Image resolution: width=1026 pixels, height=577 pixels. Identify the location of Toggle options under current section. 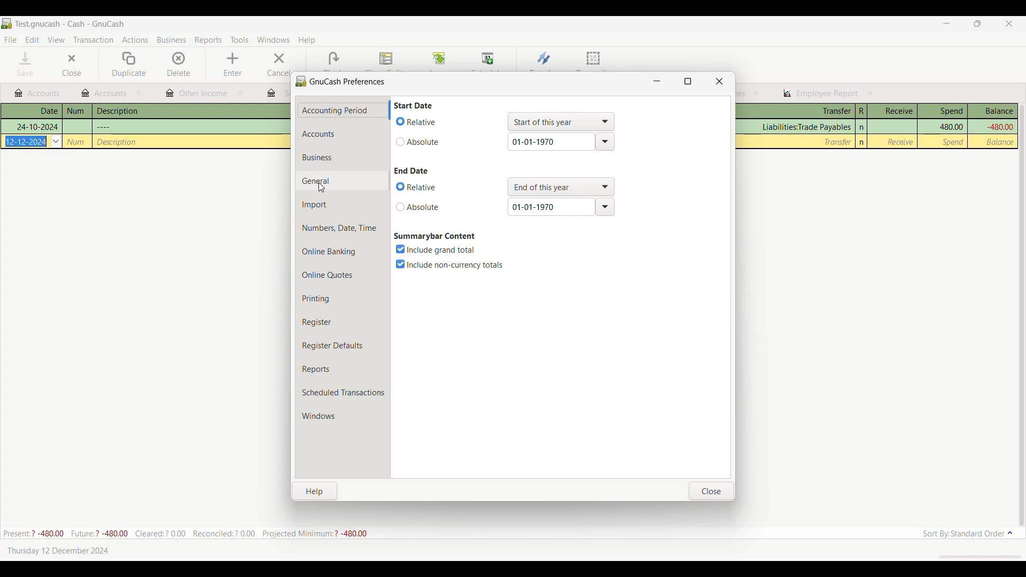
(438, 249).